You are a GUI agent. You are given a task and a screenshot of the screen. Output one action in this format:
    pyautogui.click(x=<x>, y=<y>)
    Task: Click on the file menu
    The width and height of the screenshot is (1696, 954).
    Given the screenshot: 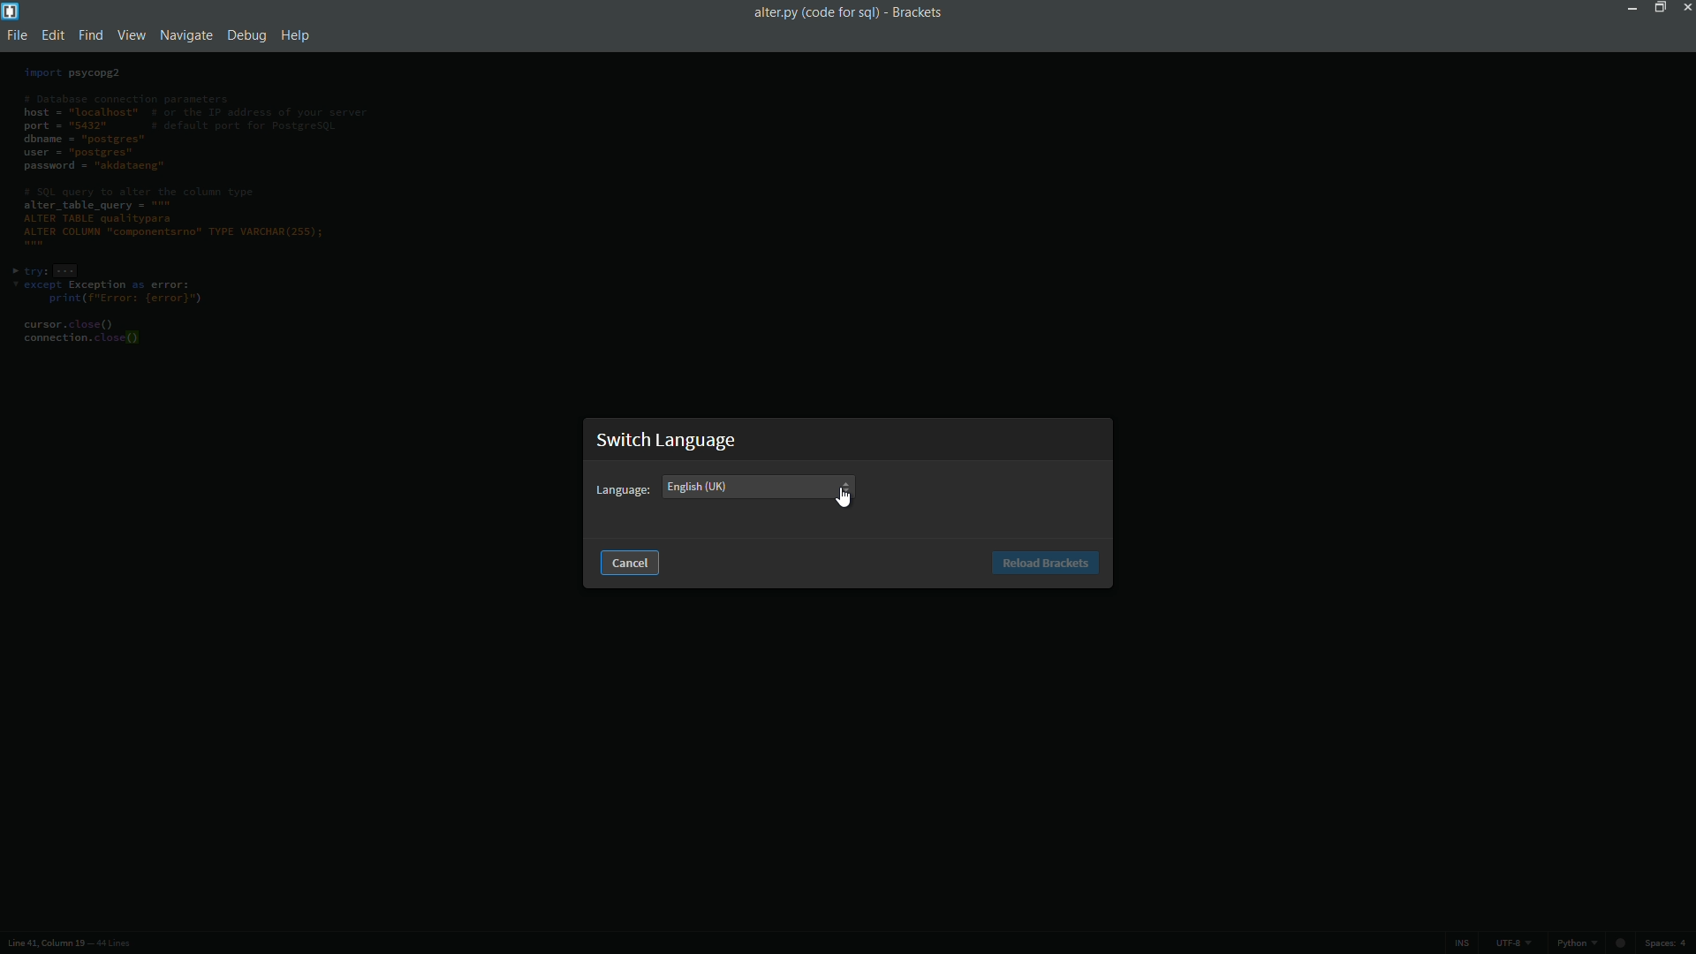 What is the action you would take?
    pyautogui.click(x=14, y=34)
    